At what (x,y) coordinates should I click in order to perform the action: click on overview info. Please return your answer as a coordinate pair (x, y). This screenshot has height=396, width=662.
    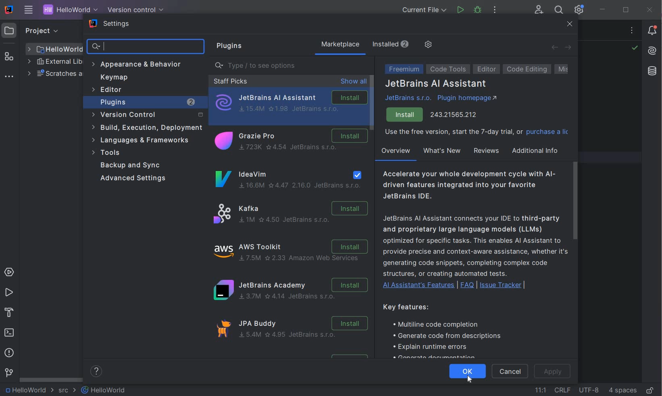
    Looking at the image, I should click on (474, 231).